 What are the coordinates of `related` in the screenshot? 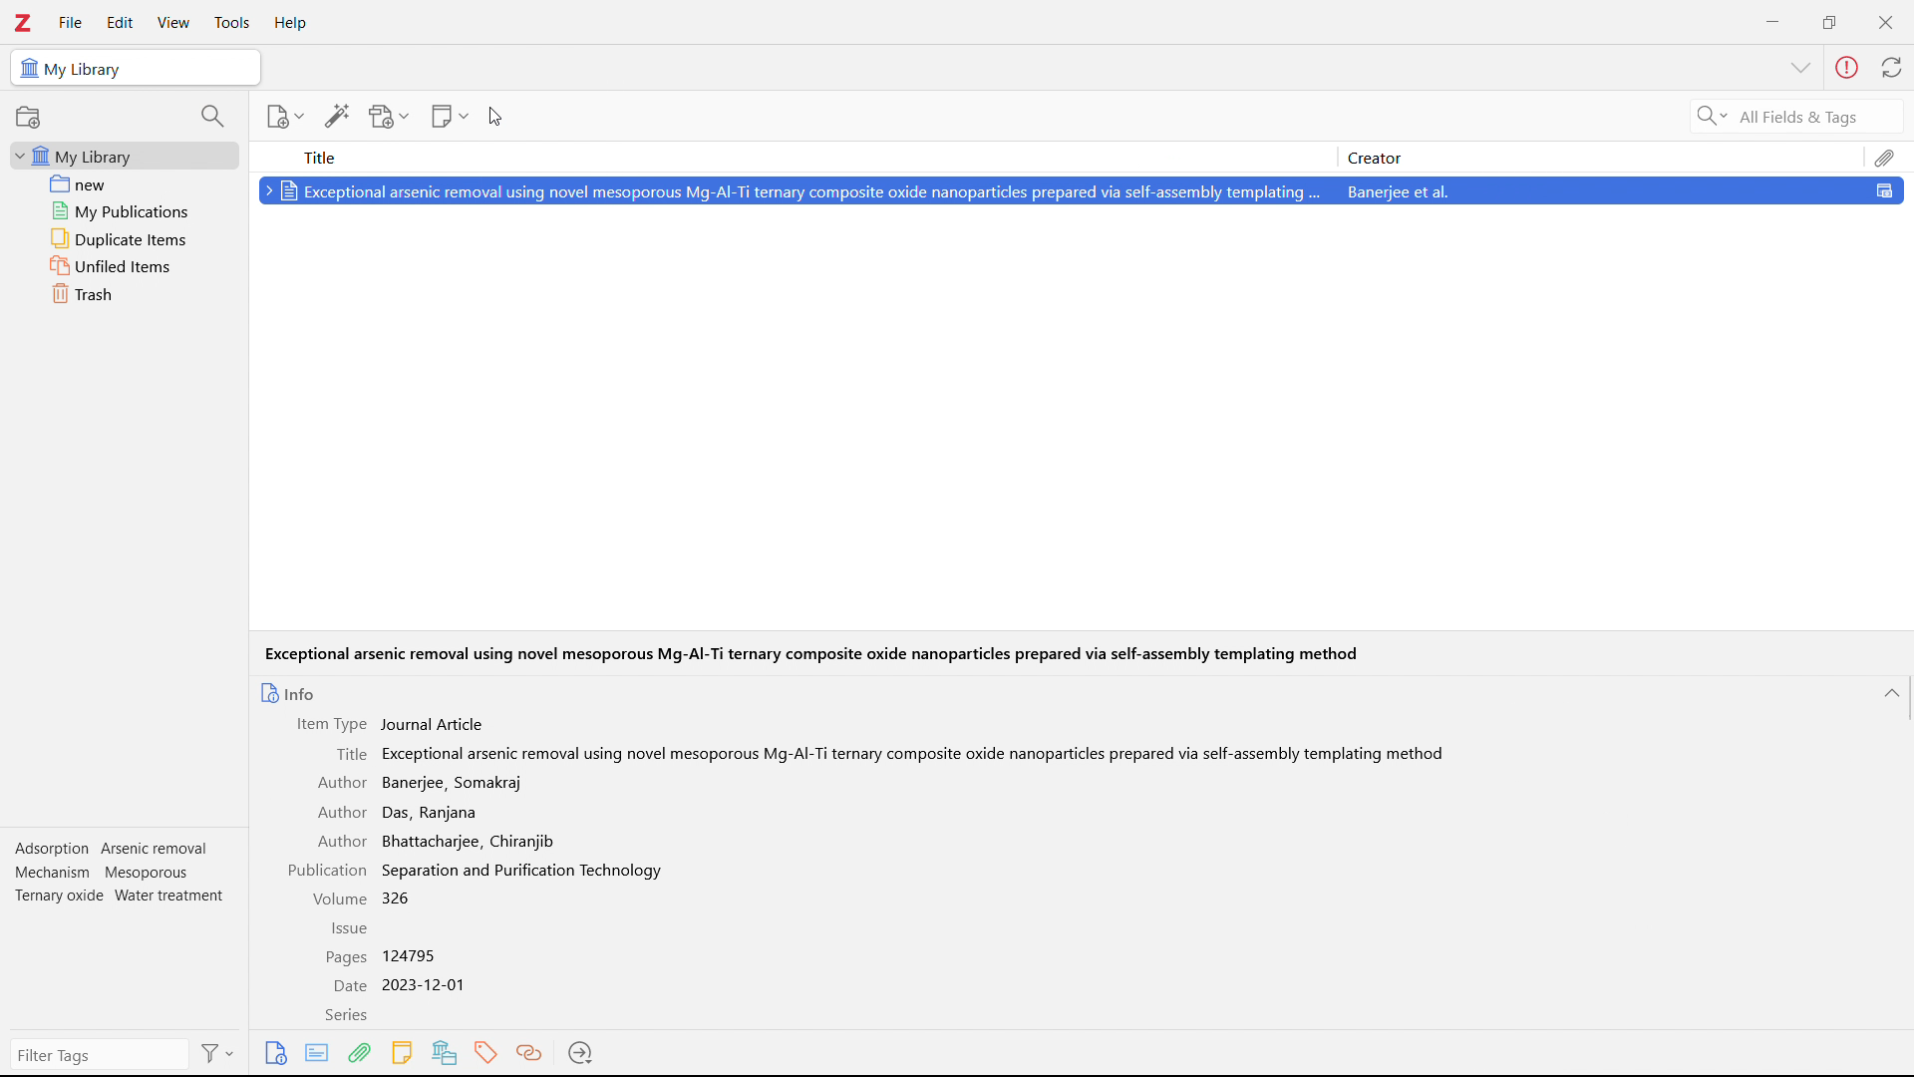 It's located at (532, 1053).